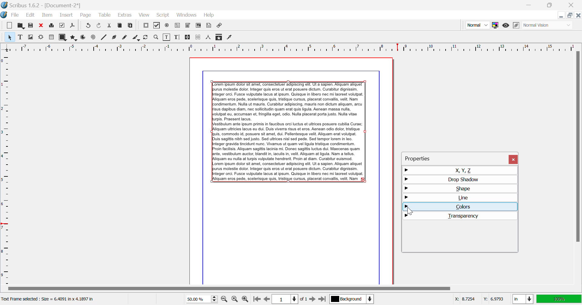 This screenshot has width=582, height=305. Describe the element at coordinates (246, 299) in the screenshot. I see `Zoom In` at that location.